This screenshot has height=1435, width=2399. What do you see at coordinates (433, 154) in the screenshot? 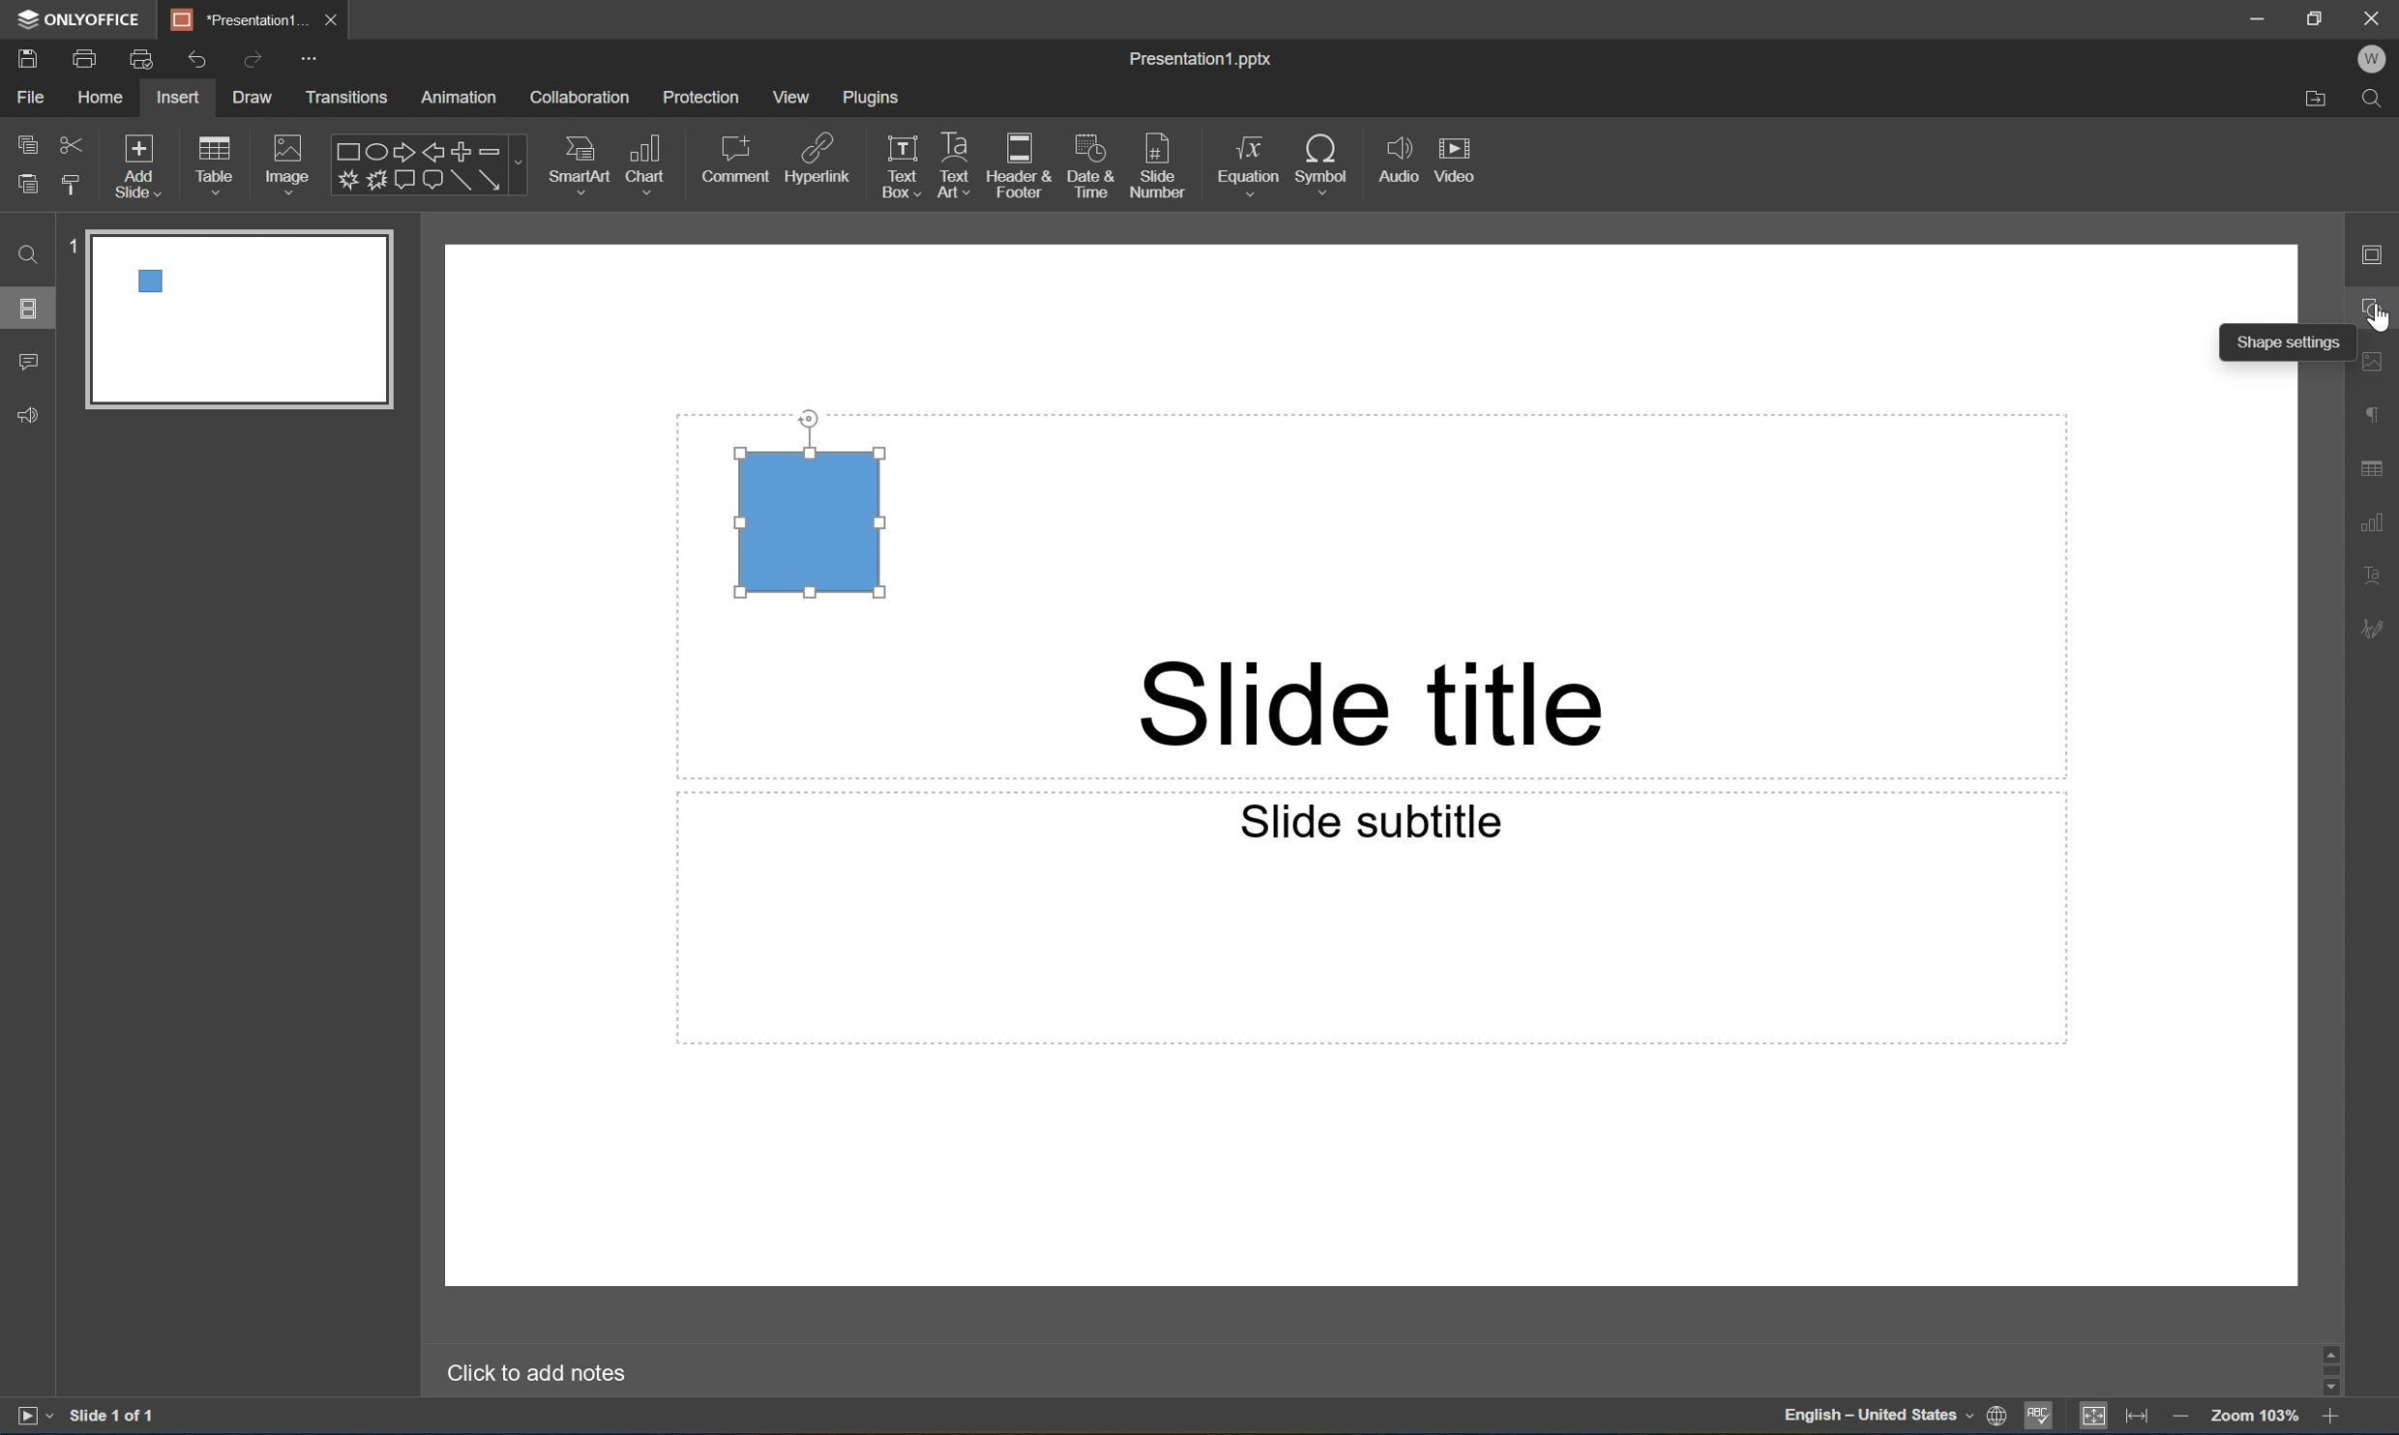
I see `Left arrow` at bounding box center [433, 154].